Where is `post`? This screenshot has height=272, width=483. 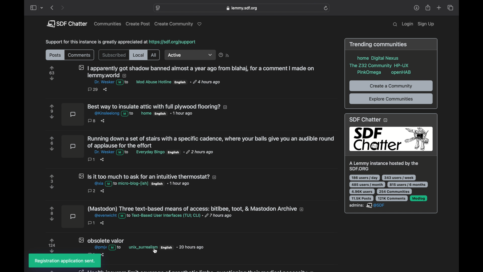 post is located at coordinates (128, 245).